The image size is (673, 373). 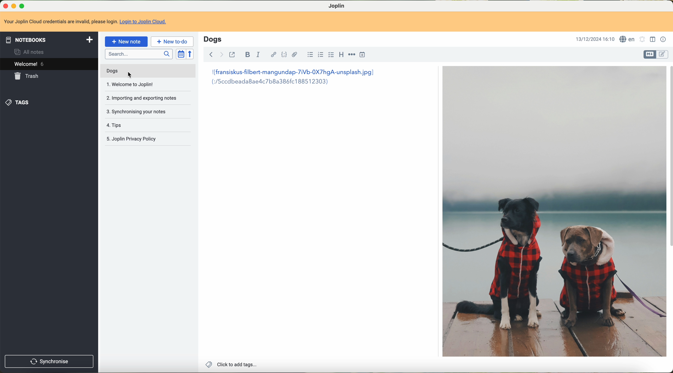 What do you see at coordinates (642, 39) in the screenshot?
I see `set alarm` at bounding box center [642, 39].